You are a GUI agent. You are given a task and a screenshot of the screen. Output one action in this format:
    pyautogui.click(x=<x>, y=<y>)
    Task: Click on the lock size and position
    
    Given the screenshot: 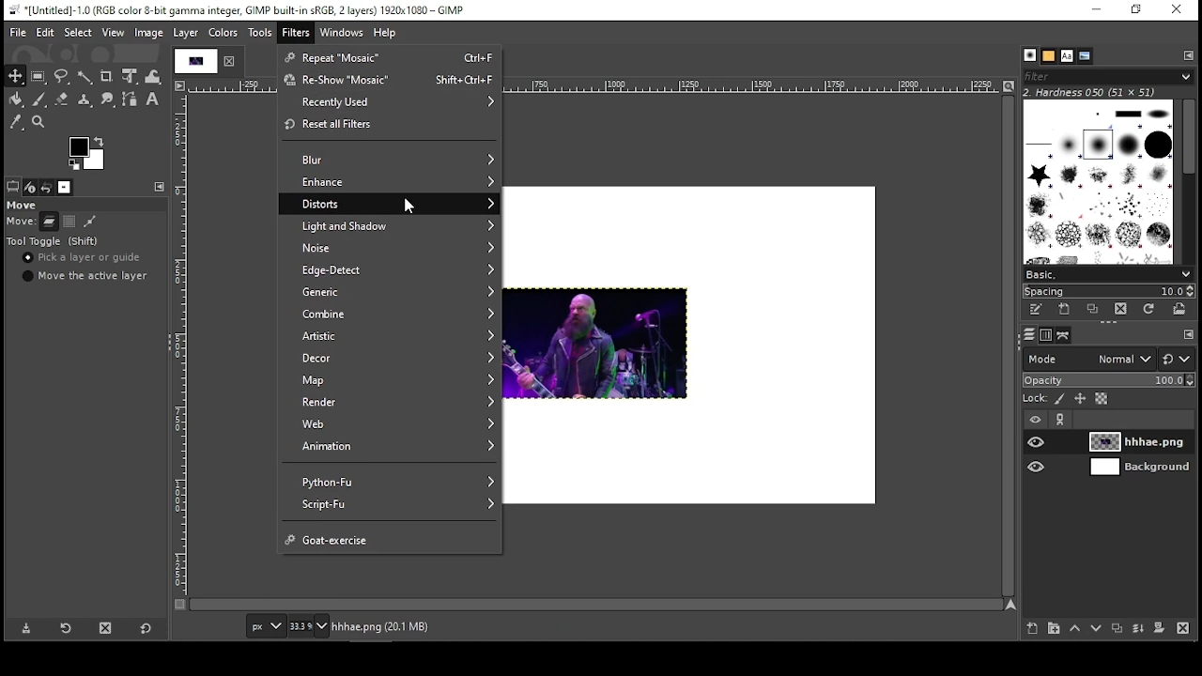 What is the action you would take?
    pyautogui.click(x=1082, y=397)
    